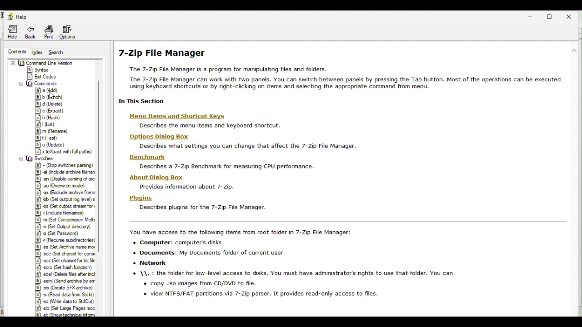 The width and height of the screenshot is (582, 327). What do you see at coordinates (568, 18) in the screenshot?
I see `Close` at bounding box center [568, 18].